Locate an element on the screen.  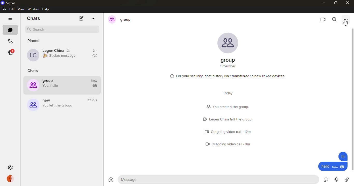
maximize is located at coordinates (335, 2).